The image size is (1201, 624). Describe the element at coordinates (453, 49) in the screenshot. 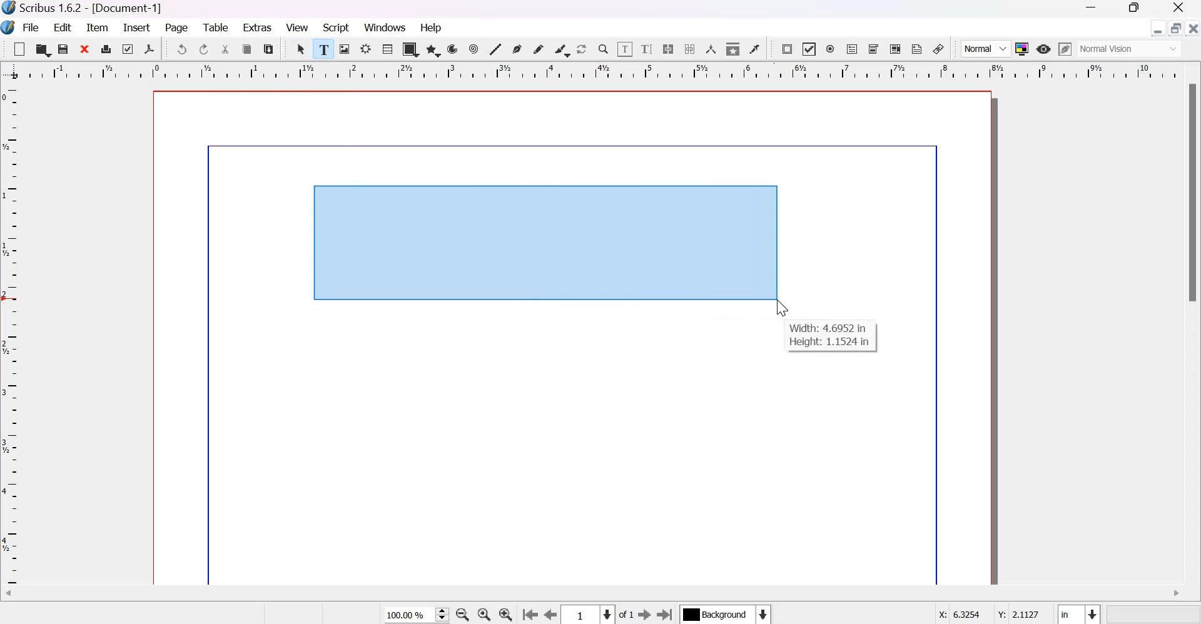

I see `arc` at that location.